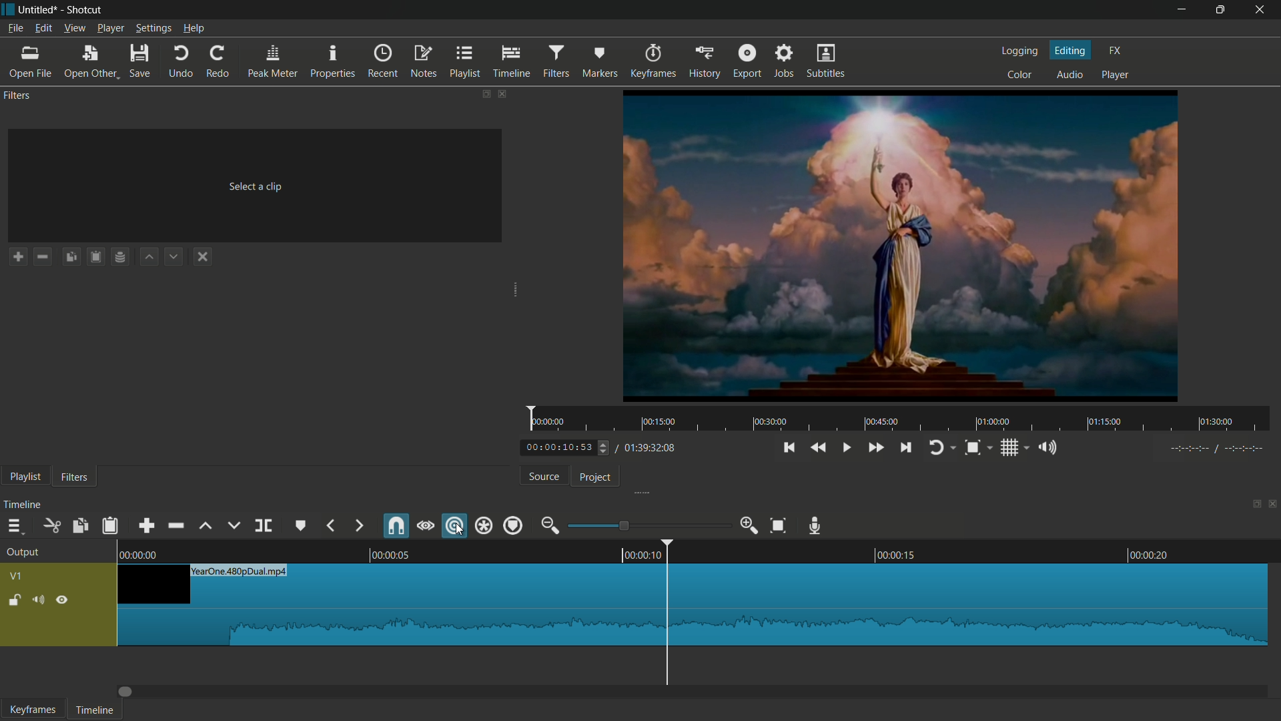 This screenshot has height=721, width=1281. Describe the element at coordinates (503, 94) in the screenshot. I see `close filters` at that location.